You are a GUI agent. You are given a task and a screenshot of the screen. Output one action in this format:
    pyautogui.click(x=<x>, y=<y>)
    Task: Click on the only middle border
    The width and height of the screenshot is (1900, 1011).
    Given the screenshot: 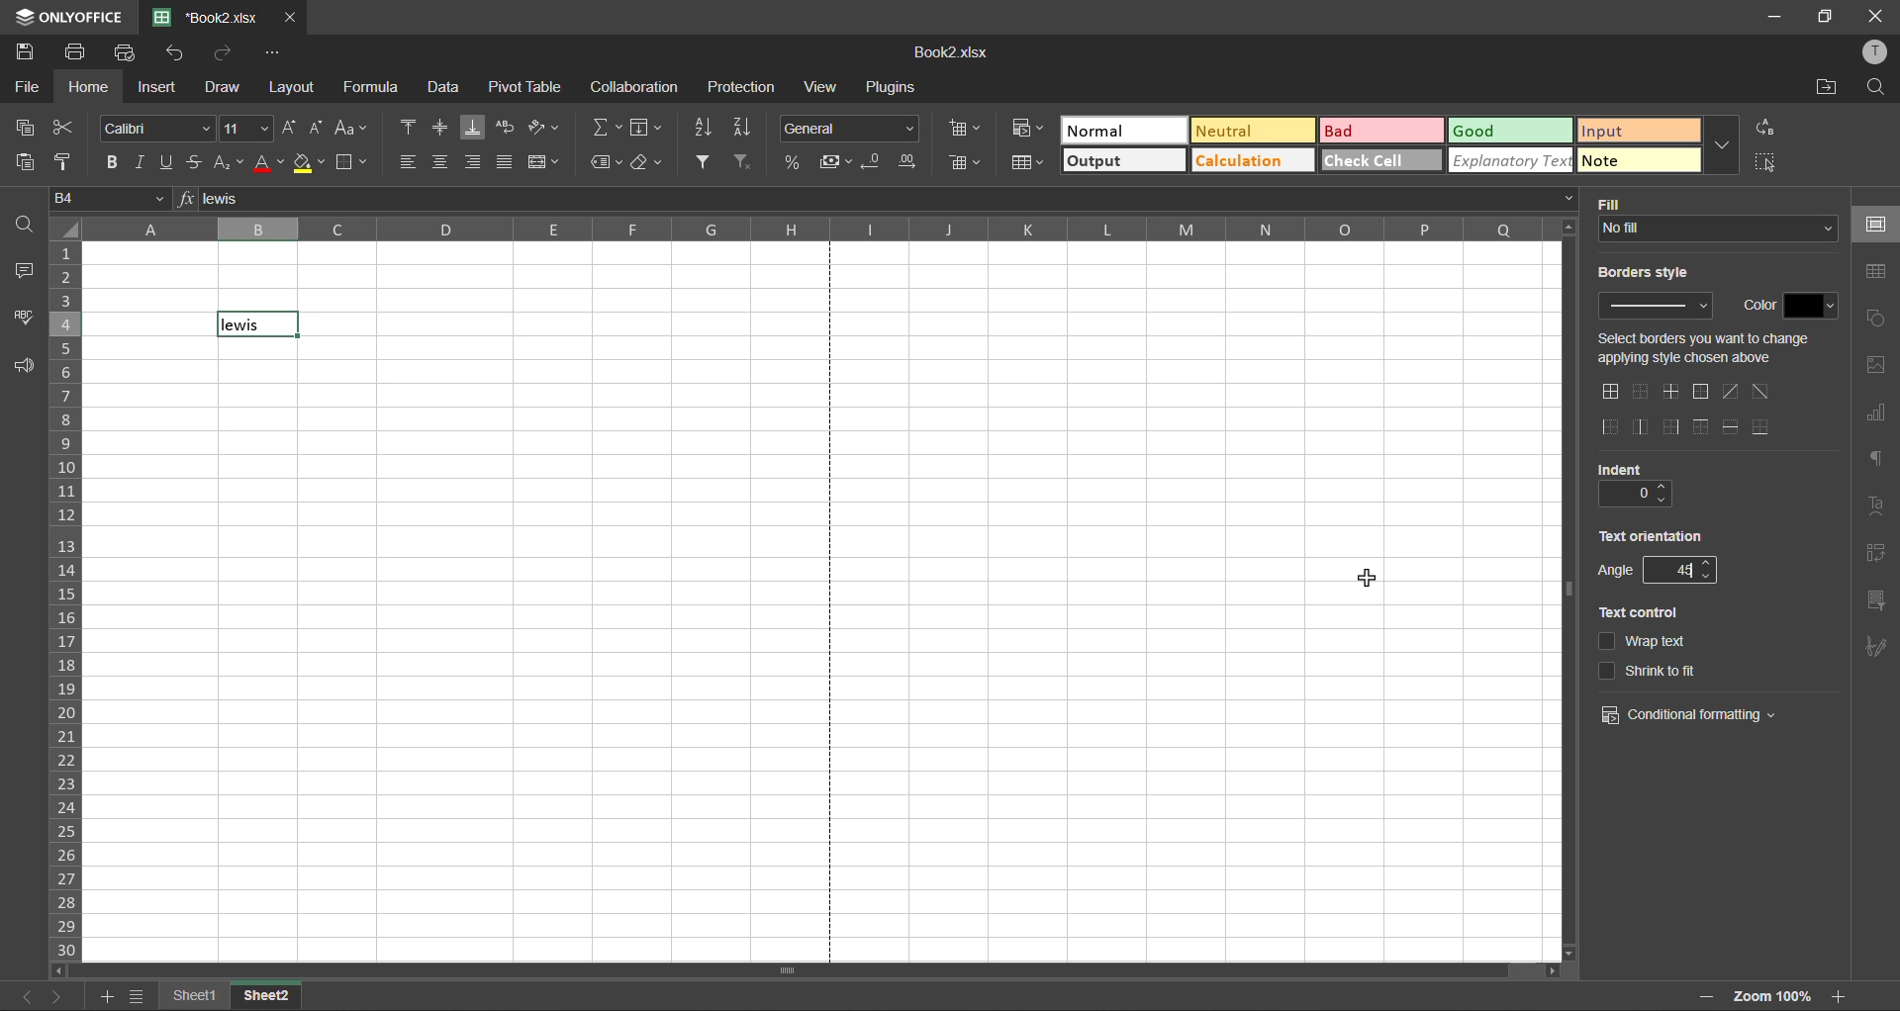 What is the action you would take?
    pyautogui.click(x=1641, y=425)
    